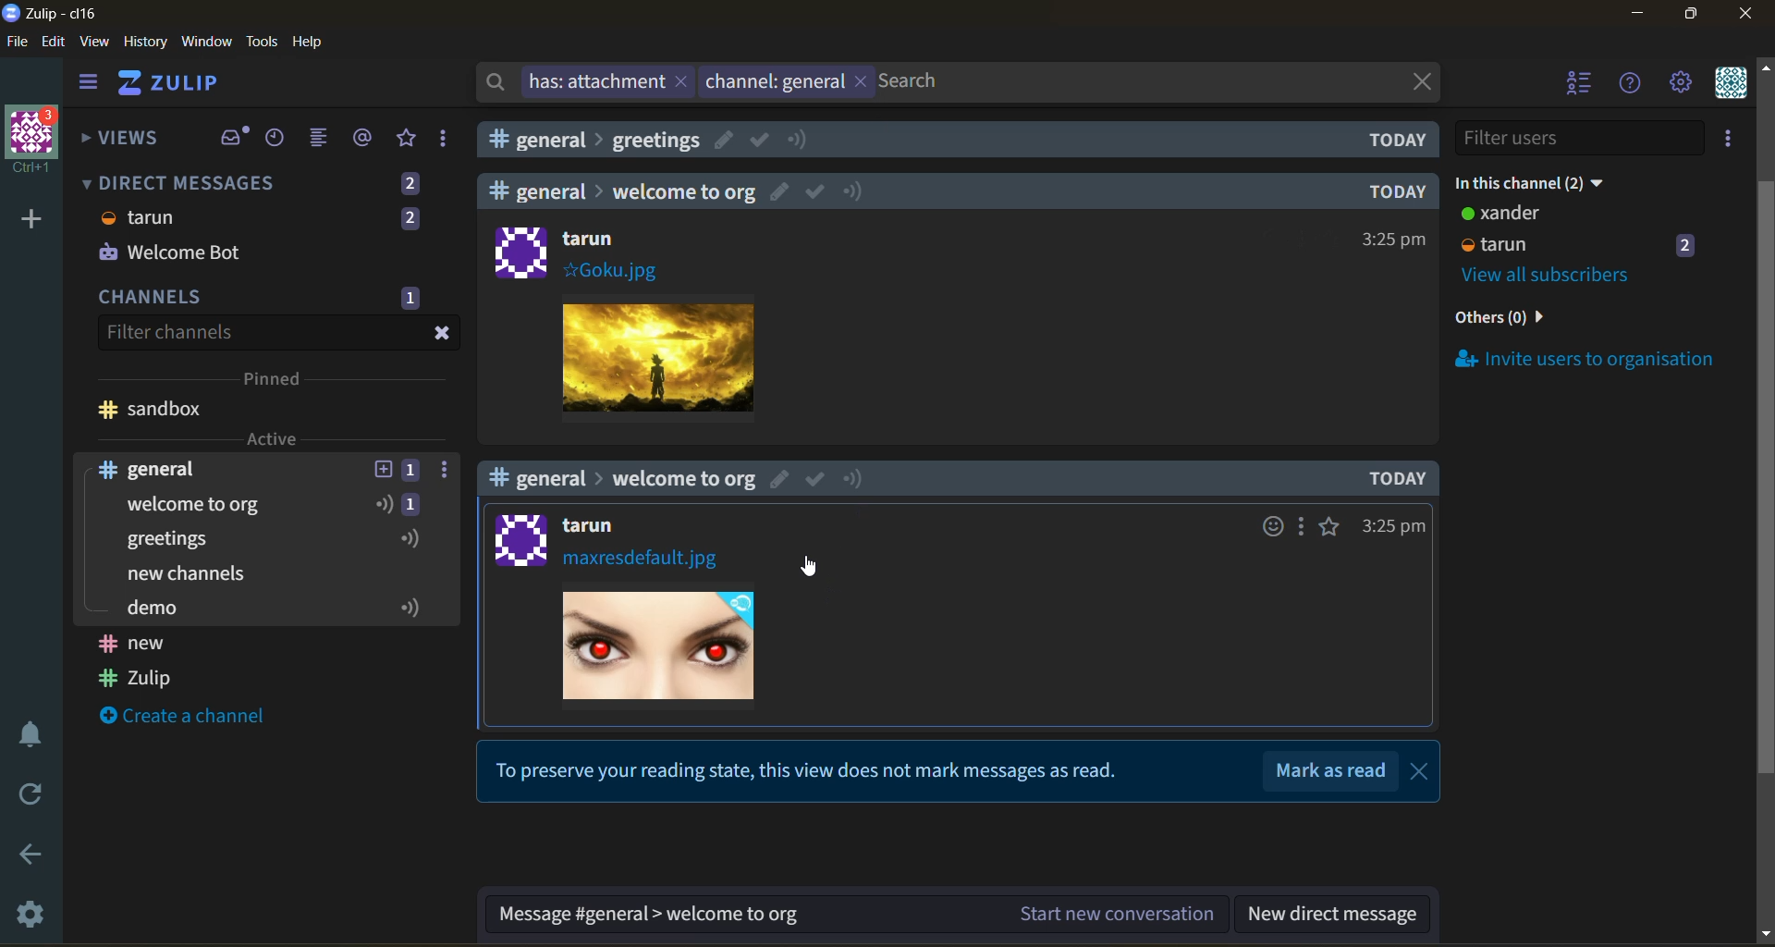 The image size is (1775, 947). What do you see at coordinates (37, 142) in the screenshot?
I see `organisation  Ctrl+1` at bounding box center [37, 142].